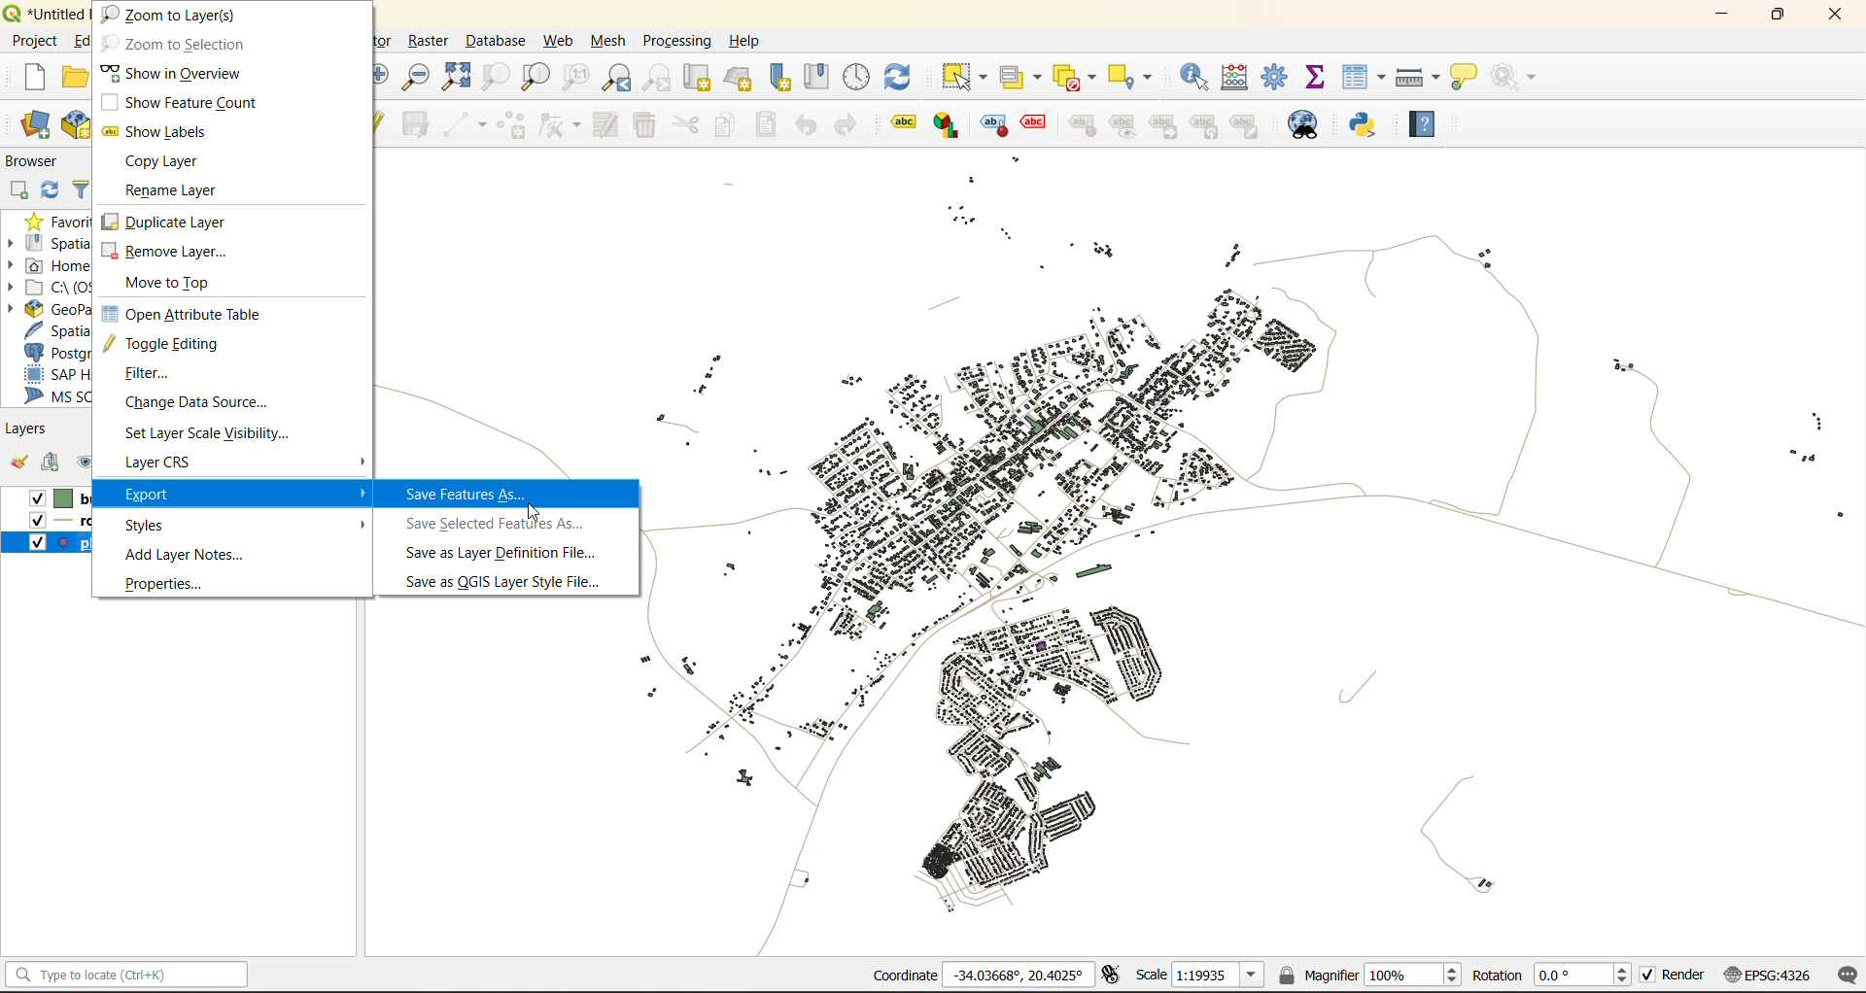  What do you see at coordinates (180, 284) in the screenshot?
I see `move to top` at bounding box center [180, 284].